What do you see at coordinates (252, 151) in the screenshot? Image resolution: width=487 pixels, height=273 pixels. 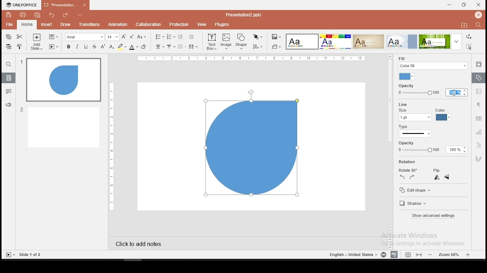 I see `shape` at bounding box center [252, 151].